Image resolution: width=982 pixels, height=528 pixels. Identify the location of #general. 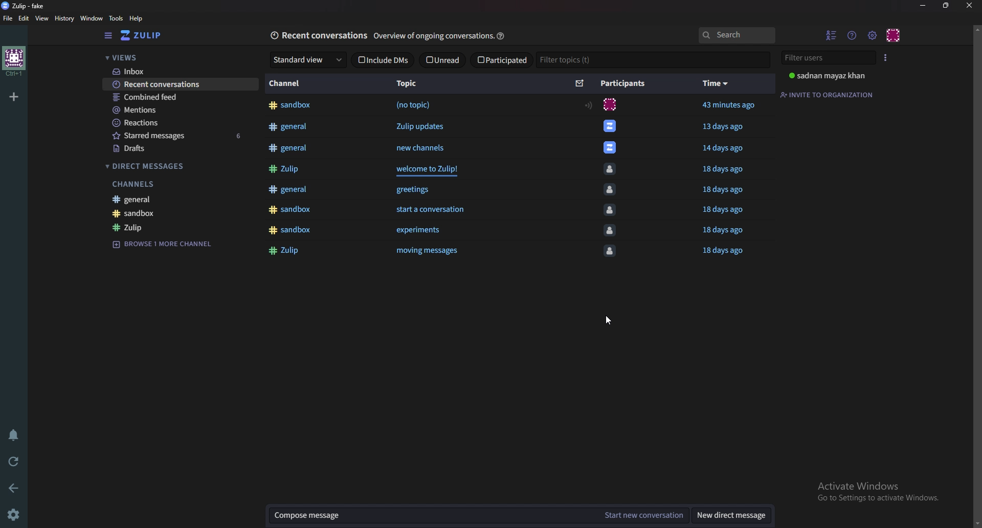
(289, 190).